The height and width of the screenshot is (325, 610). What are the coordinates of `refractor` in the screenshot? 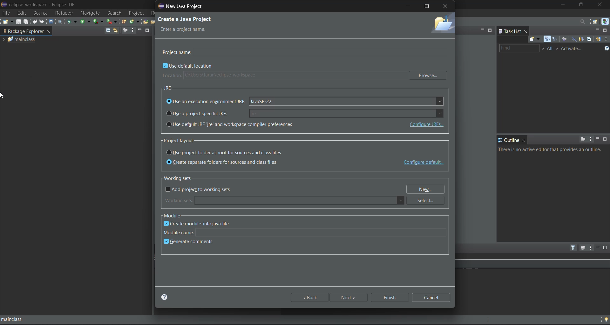 It's located at (64, 13).